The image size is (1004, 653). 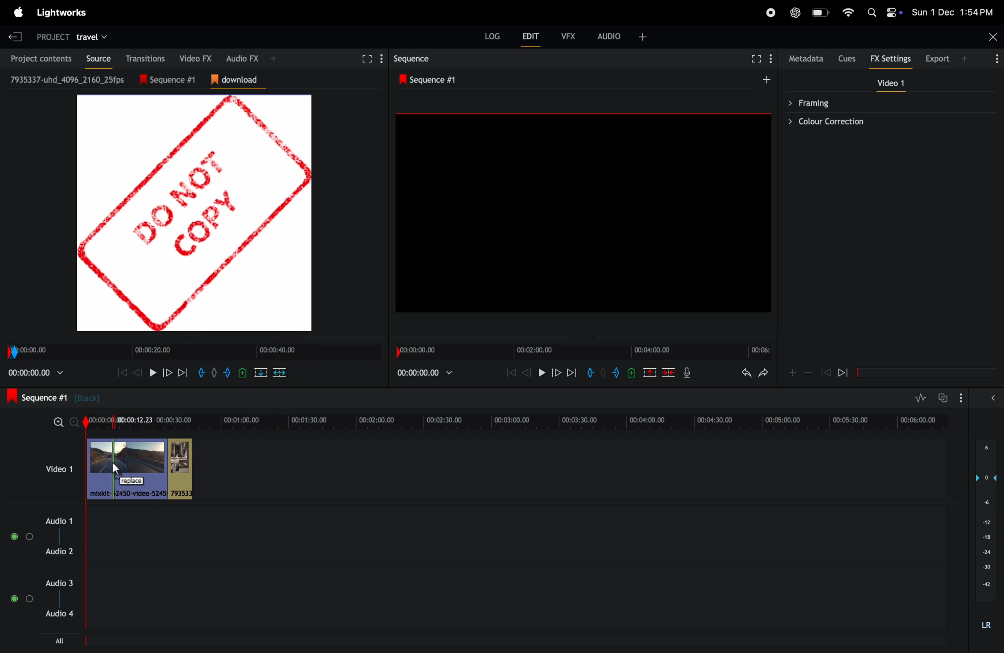 I want to click on next frame, so click(x=572, y=372).